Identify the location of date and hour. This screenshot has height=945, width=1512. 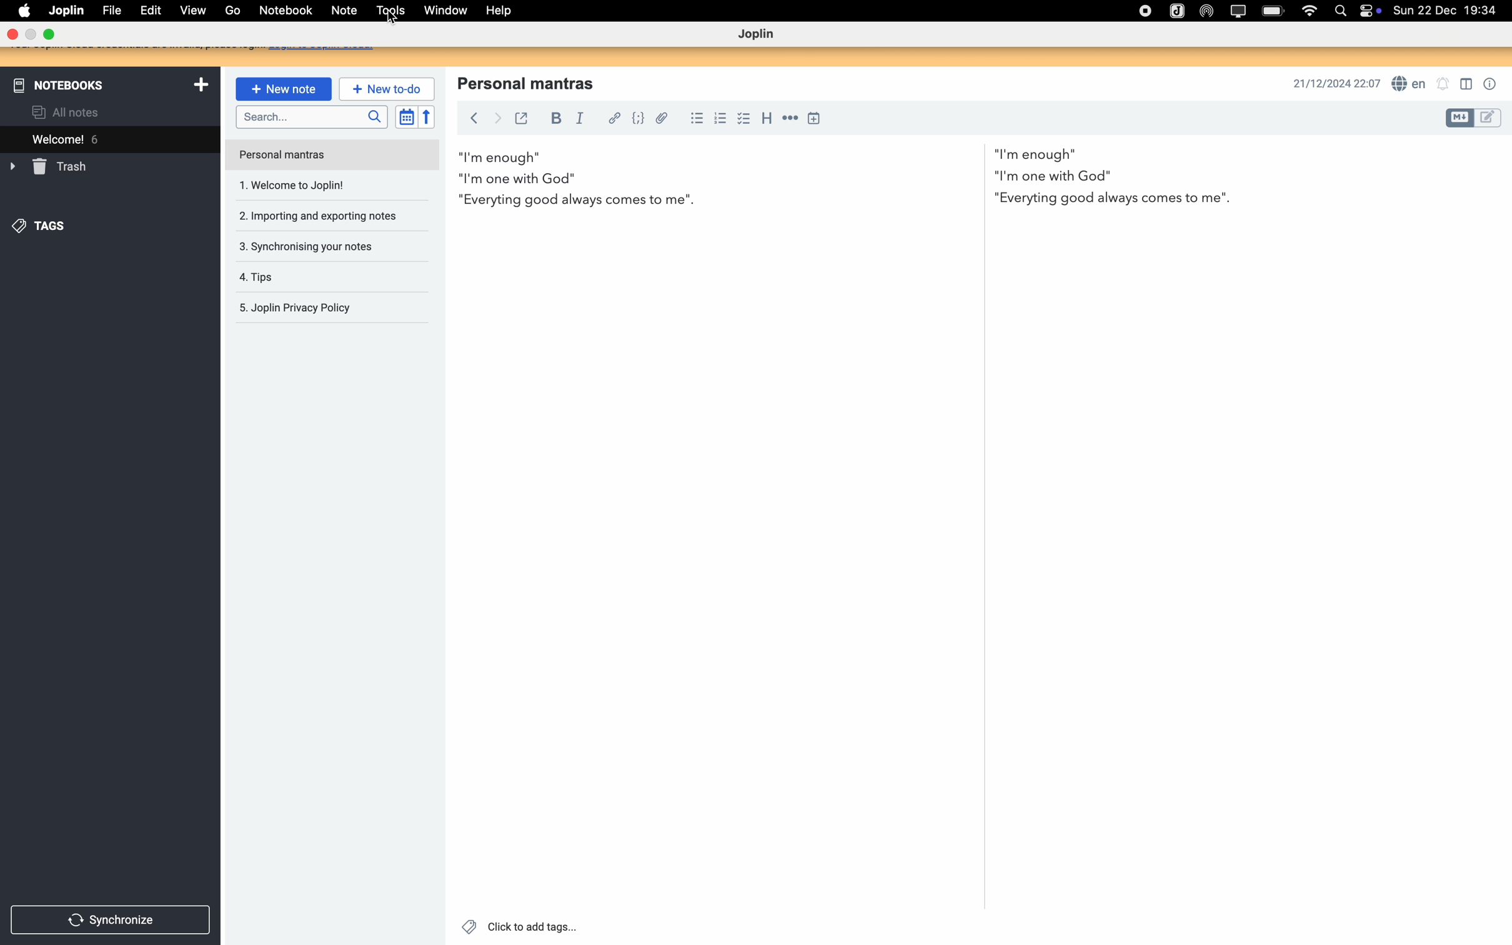
(1450, 10).